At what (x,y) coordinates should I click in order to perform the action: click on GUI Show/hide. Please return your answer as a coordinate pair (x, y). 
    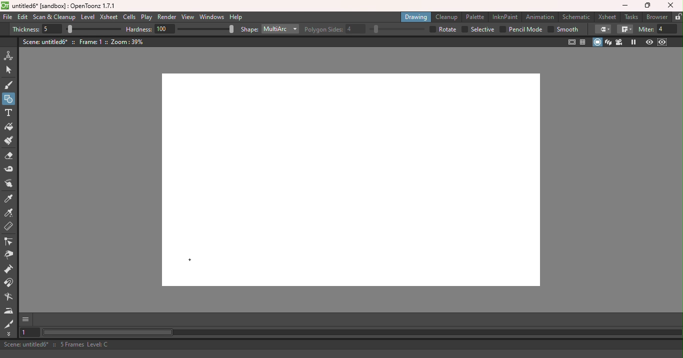
    Looking at the image, I should click on (26, 319).